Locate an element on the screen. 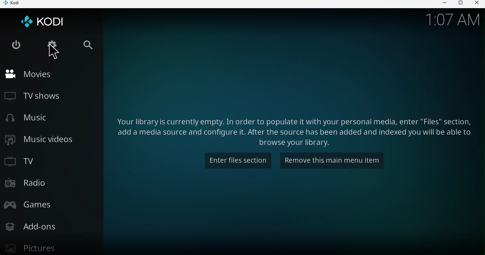 The height and width of the screenshot is (255, 485). Radio is located at coordinates (32, 182).